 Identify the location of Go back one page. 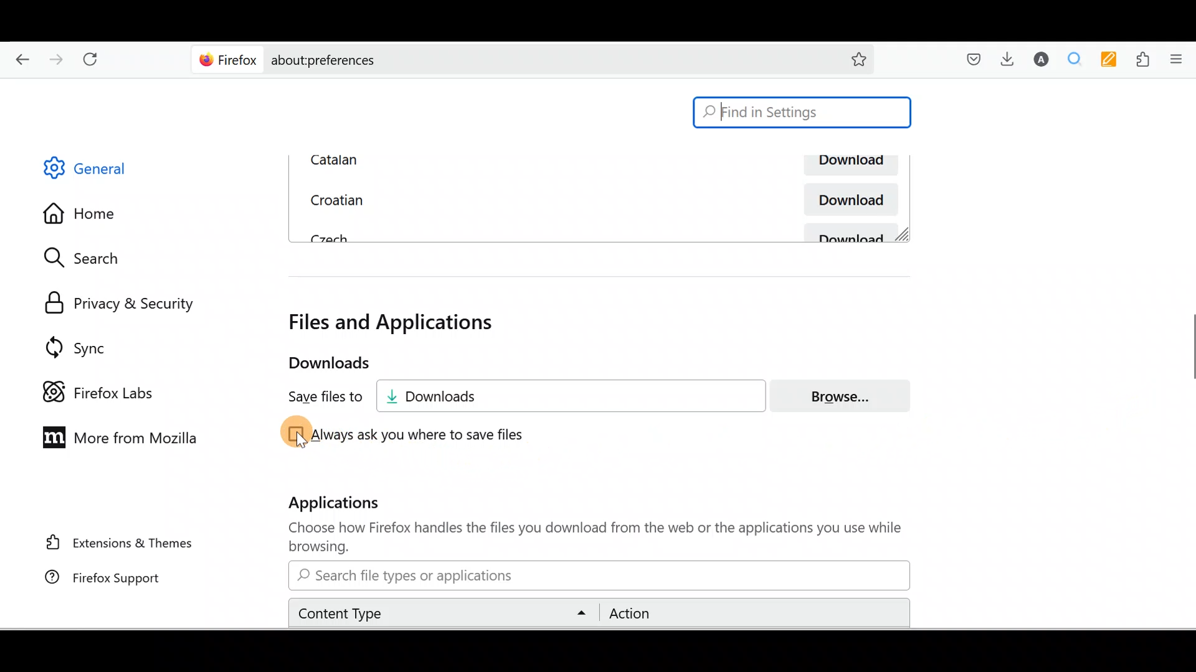
(19, 62).